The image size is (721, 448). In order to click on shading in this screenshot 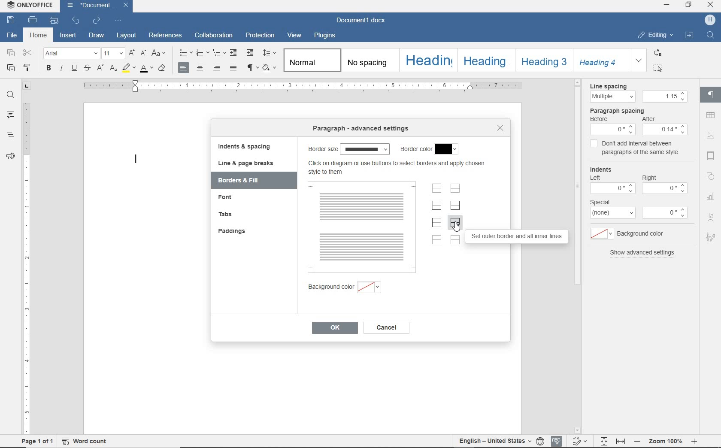, I will do `click(271, 68)`.